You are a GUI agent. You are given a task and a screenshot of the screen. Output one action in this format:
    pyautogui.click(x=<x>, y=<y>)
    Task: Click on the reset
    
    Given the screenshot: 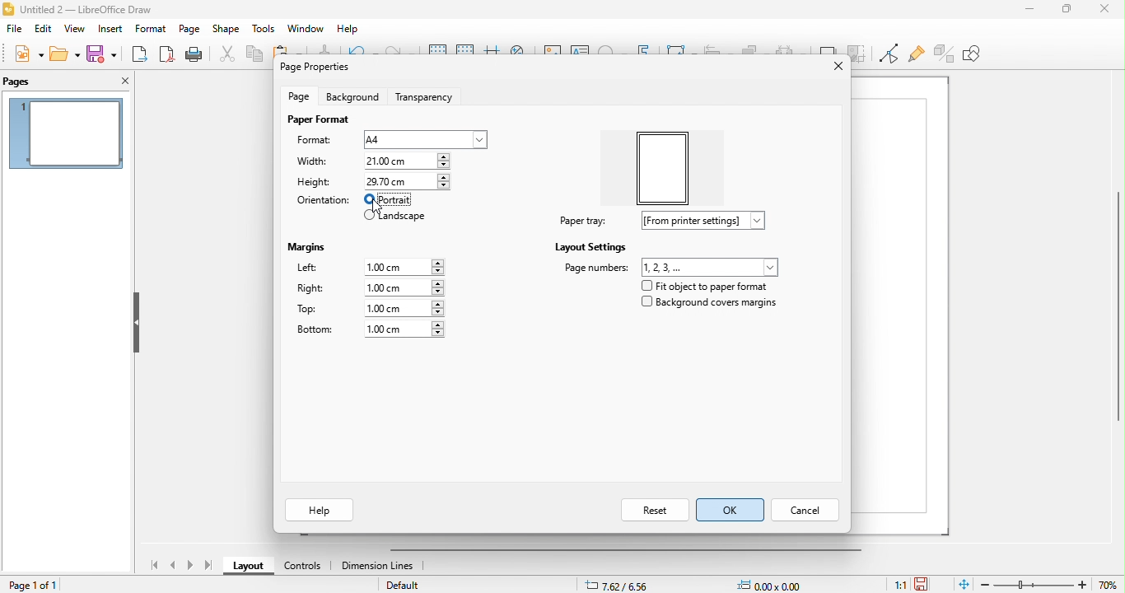 What is the action you would take?
    pyautogui.click(x=640, y=510)
    